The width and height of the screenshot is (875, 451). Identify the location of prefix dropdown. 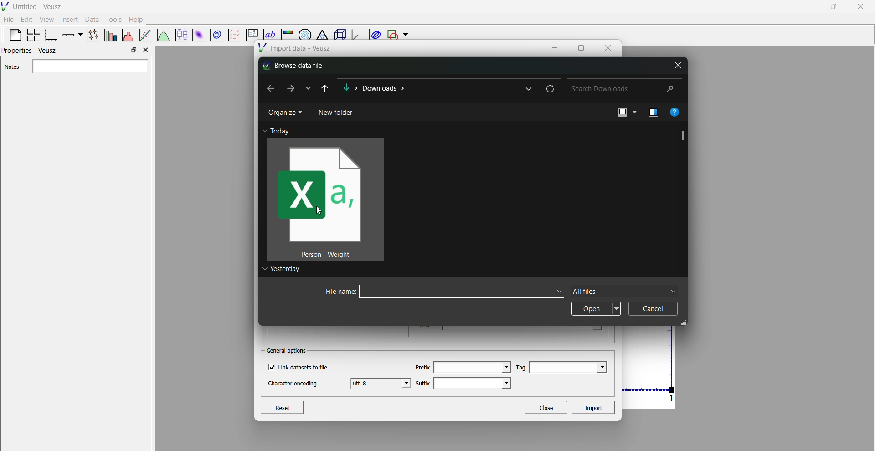
(472, 366).